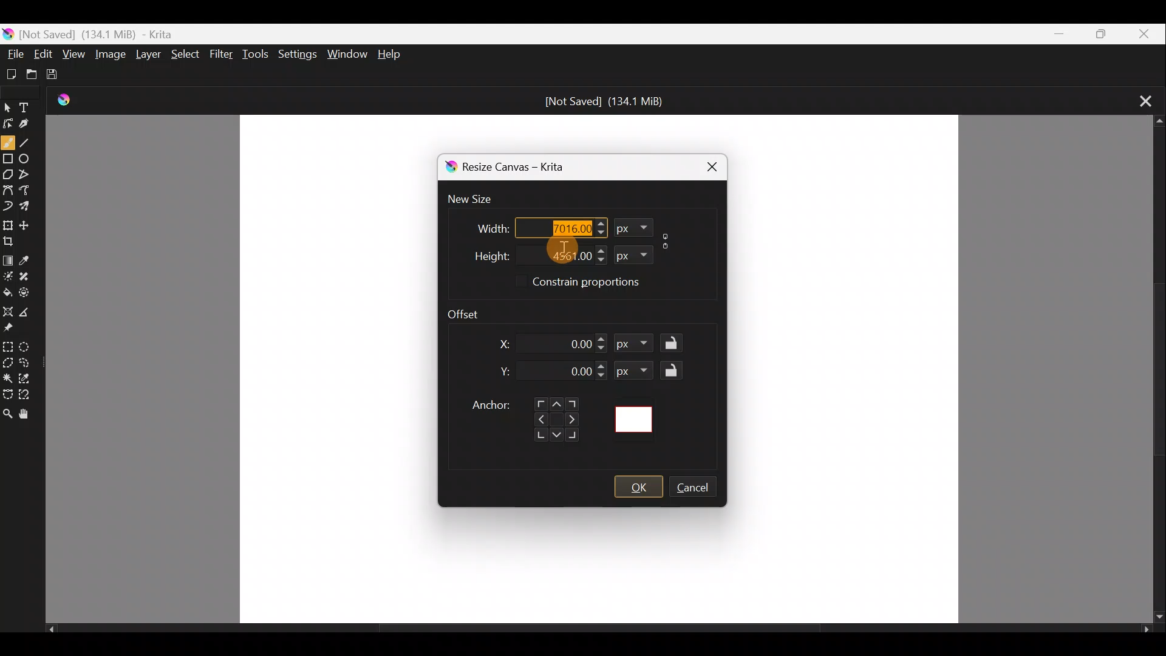 This screenshot has height=656, width=1166. What do you see at coordinates (554, 254) in the screenshot?
I see `4561.00` at bounding box center [554, 254].